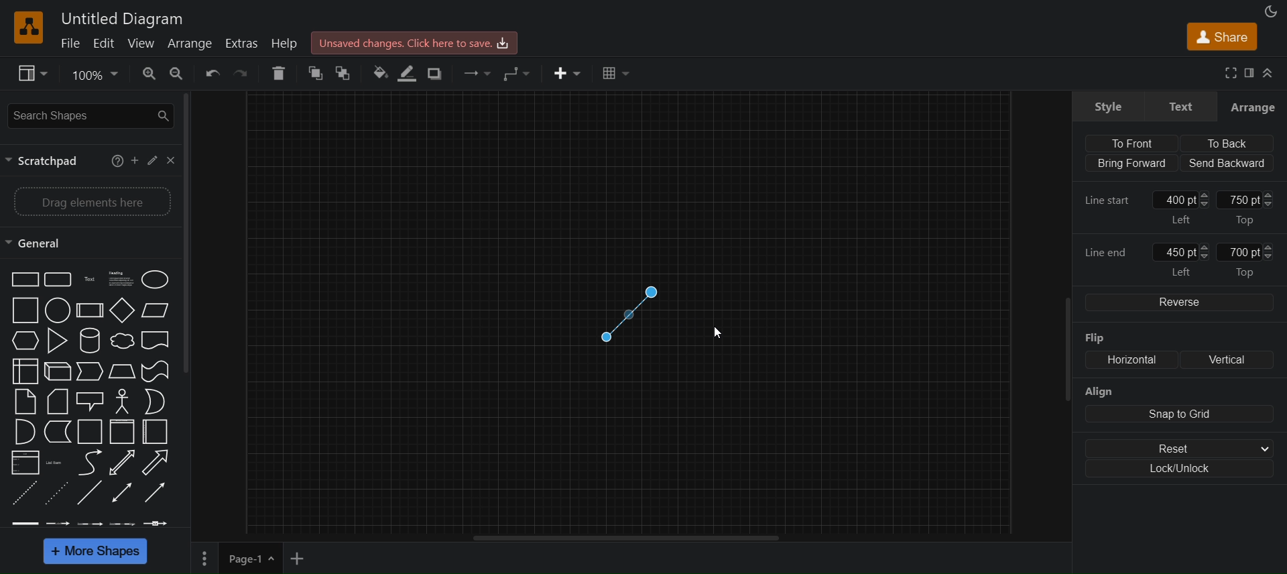 This screenshot has height=574, width=1287. What do you see at coordinates (156, 278) in the screenshot?
I see `Circle` at bounding box center [156, 278].